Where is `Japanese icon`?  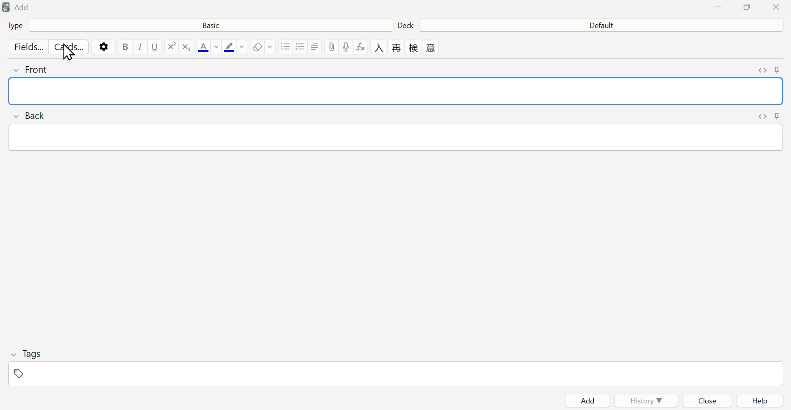 Japanese icon is located at coordinates (398, 48).